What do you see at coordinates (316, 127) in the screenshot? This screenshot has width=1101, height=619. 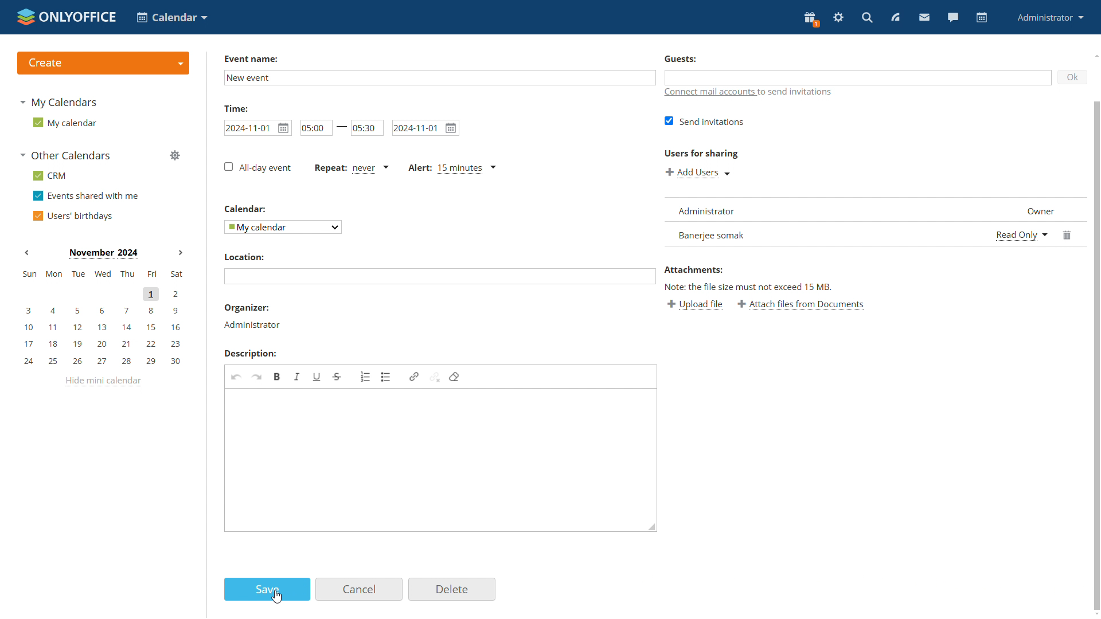 I see `Set start time` at bounding box center [316, 127].